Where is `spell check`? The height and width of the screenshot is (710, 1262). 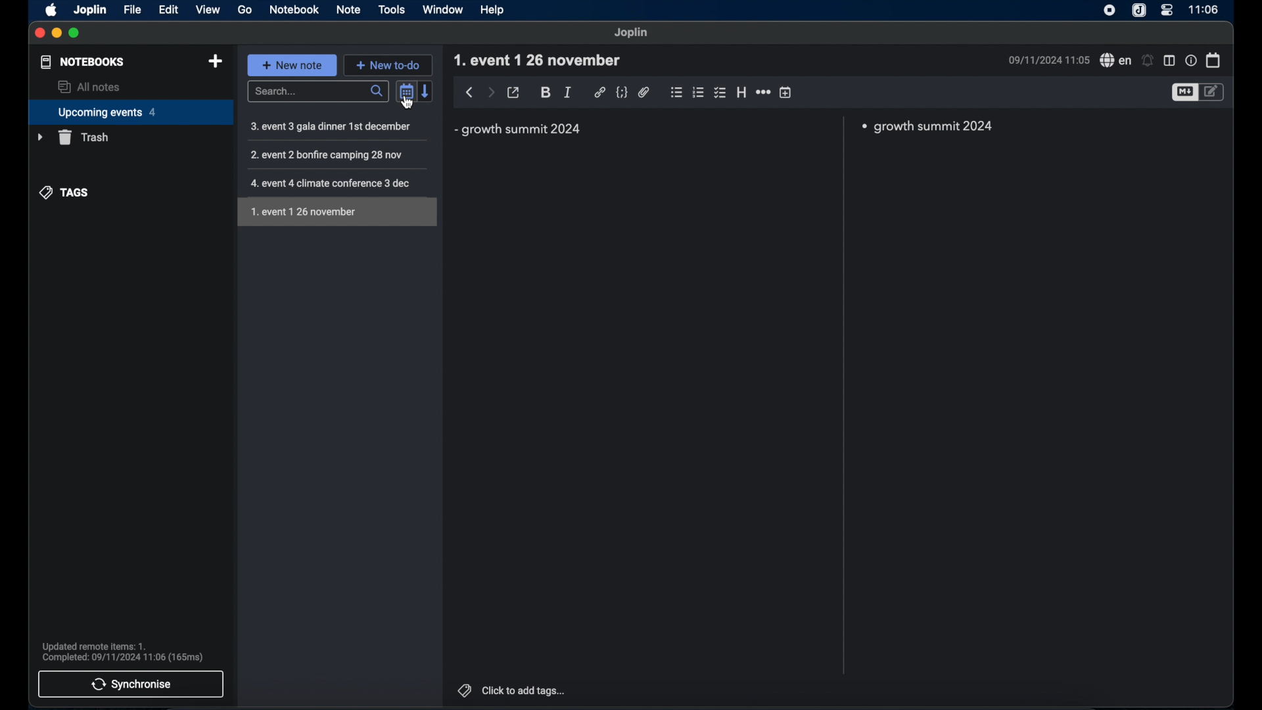
spell check is located at coordinates (1115, 60).